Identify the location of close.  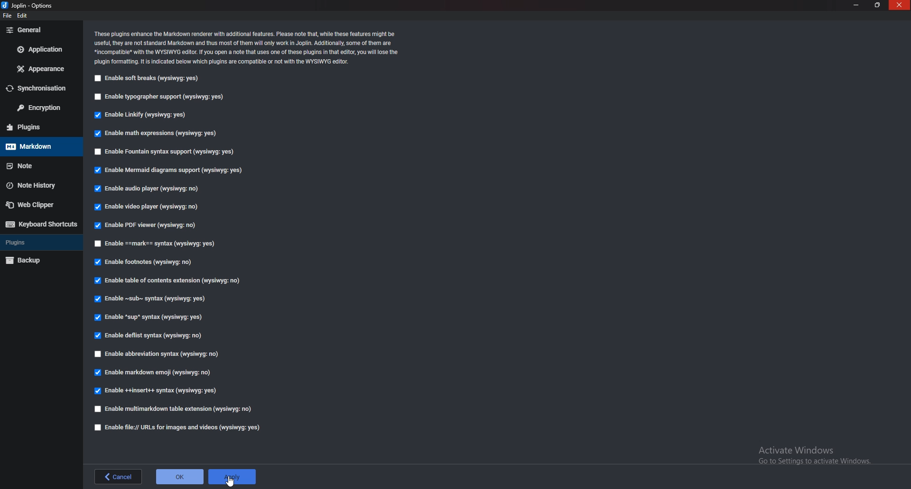
(900, 5).